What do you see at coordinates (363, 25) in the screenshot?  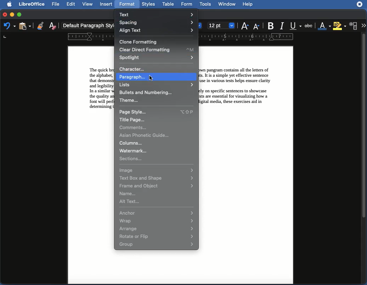 I see `More` at bounding box center [363, 25].